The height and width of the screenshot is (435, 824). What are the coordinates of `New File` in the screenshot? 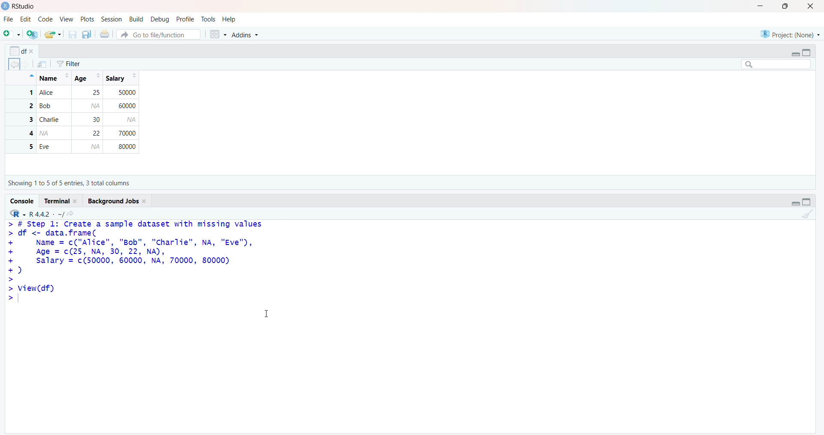 It's located at (12, 34).